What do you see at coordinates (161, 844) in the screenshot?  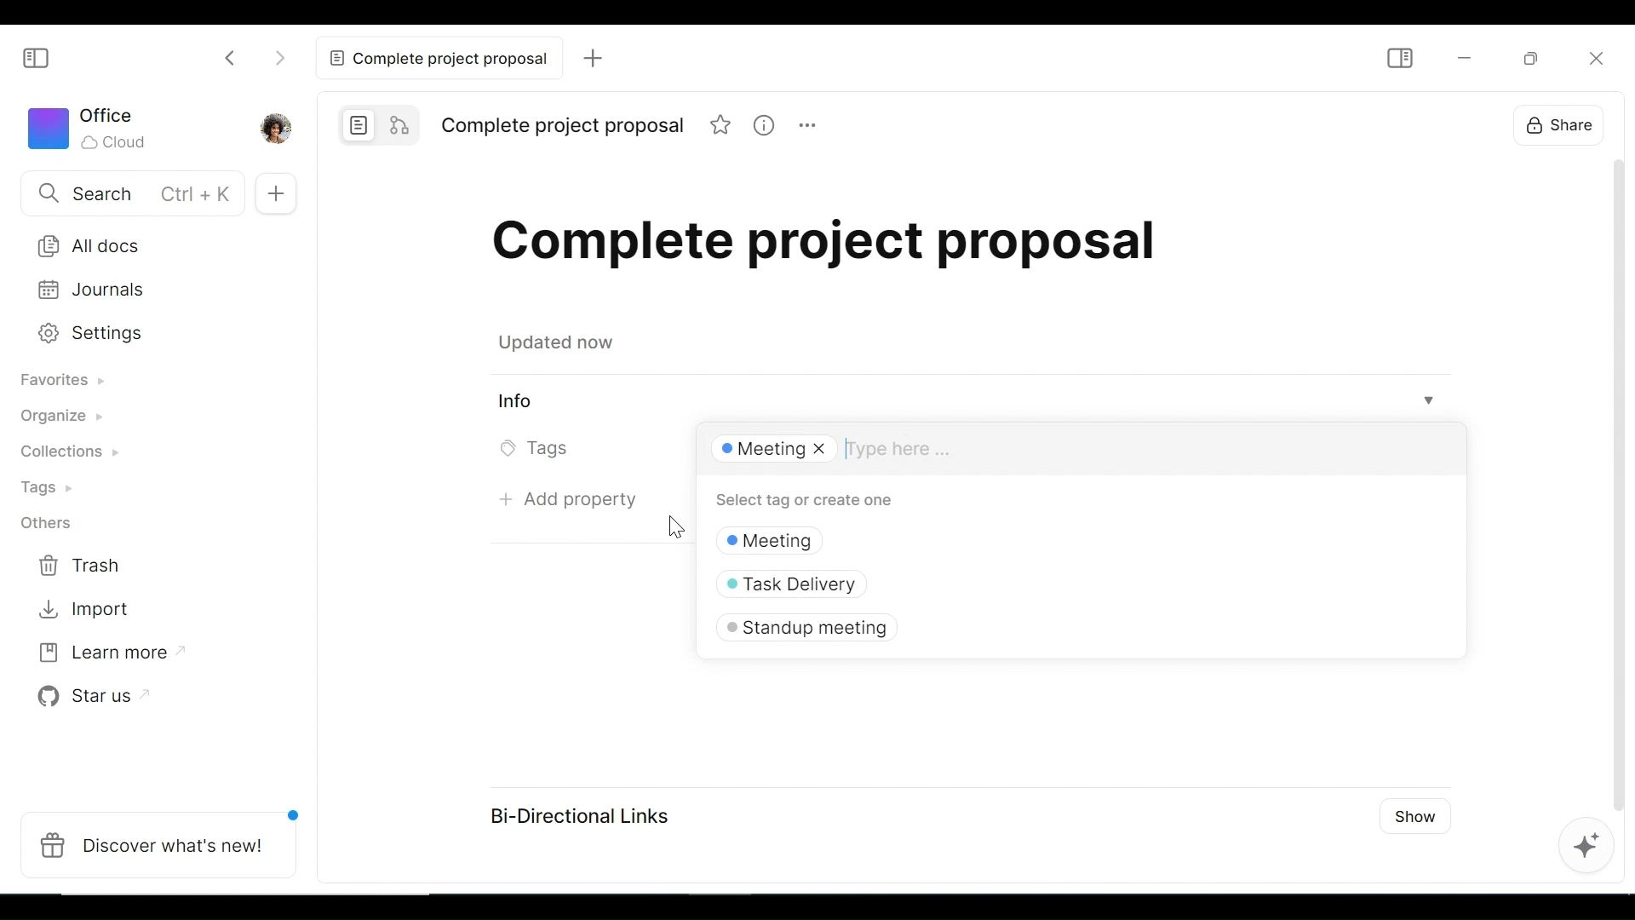 I see `Discover what's new` at bounding box center [161, 844].